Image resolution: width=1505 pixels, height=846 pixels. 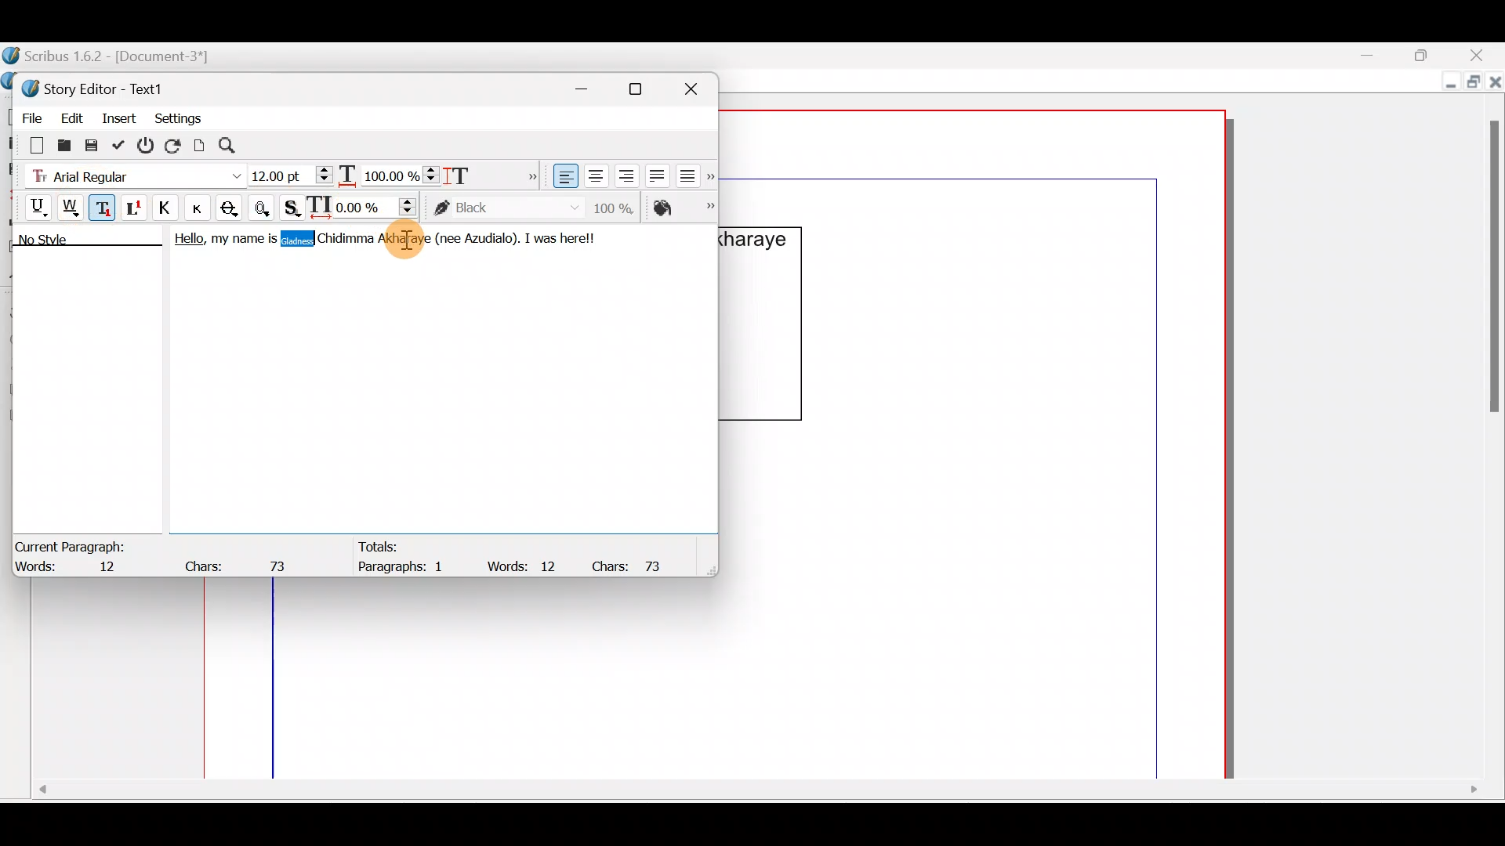 I want to click on Maximize, so click(x=1471, y=84).